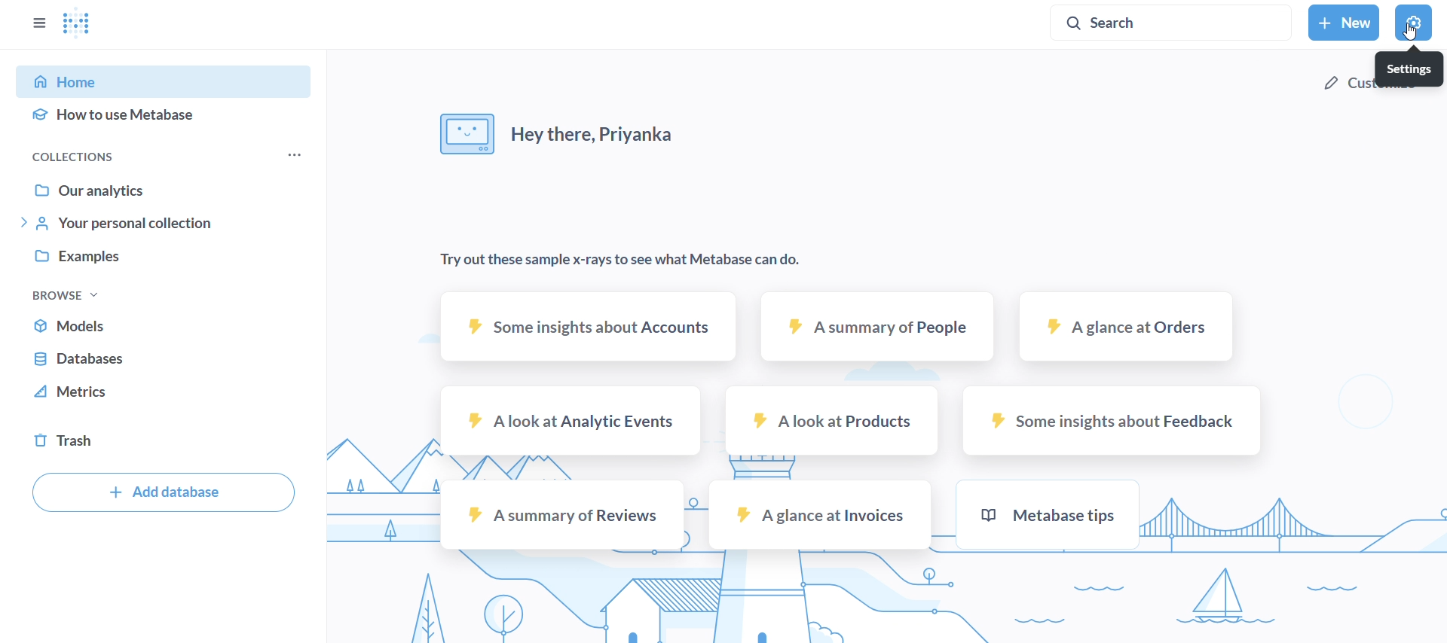 The image size is (1447, 643). I want to click on customize, so click(1372, 81).